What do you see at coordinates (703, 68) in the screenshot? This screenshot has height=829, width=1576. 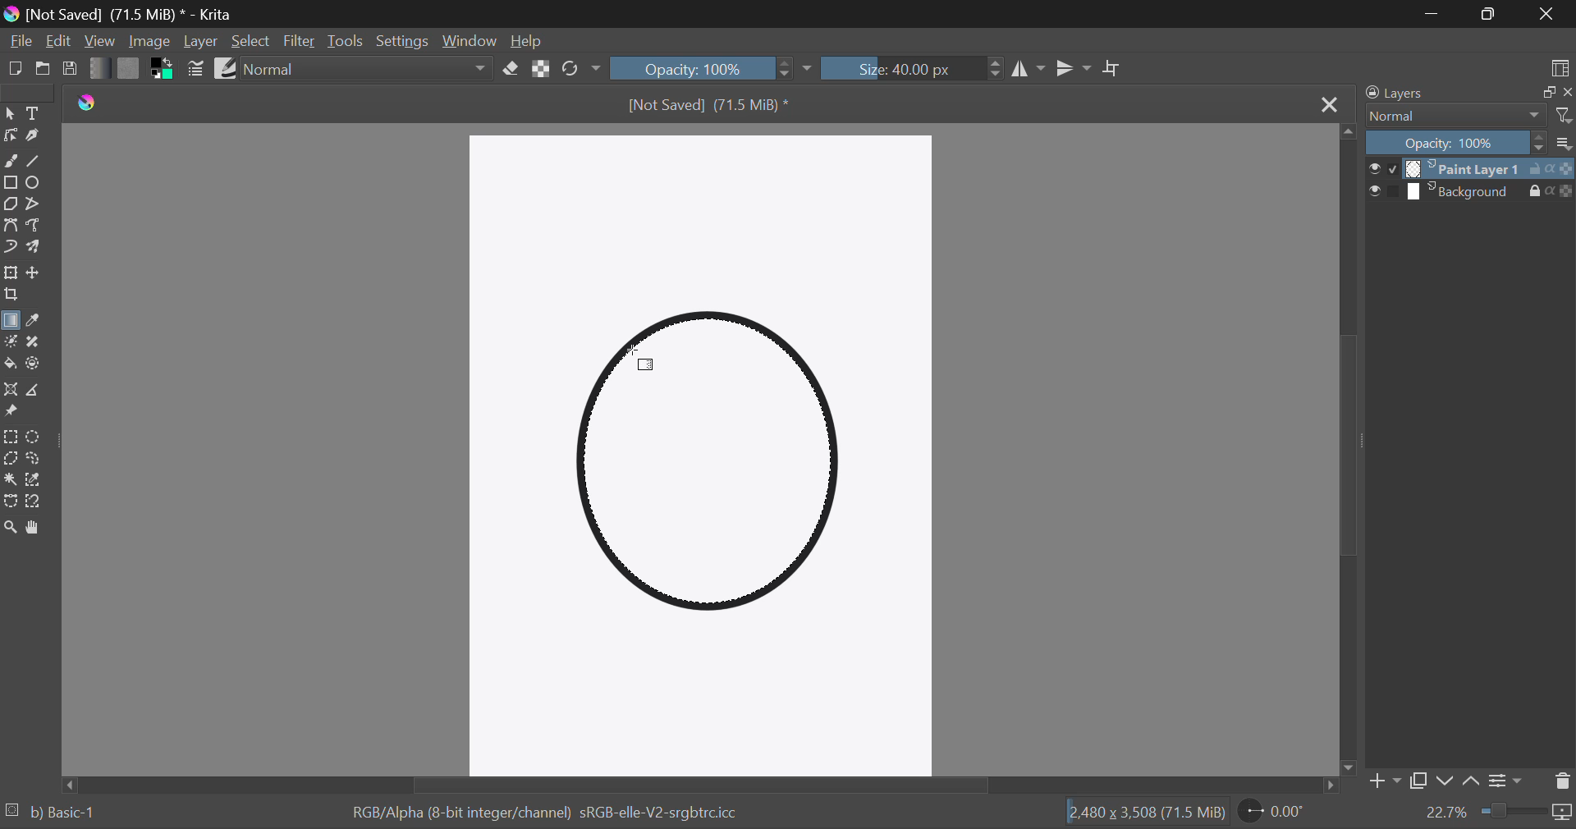 I see `Opacity` at bounding box center [703, 68].